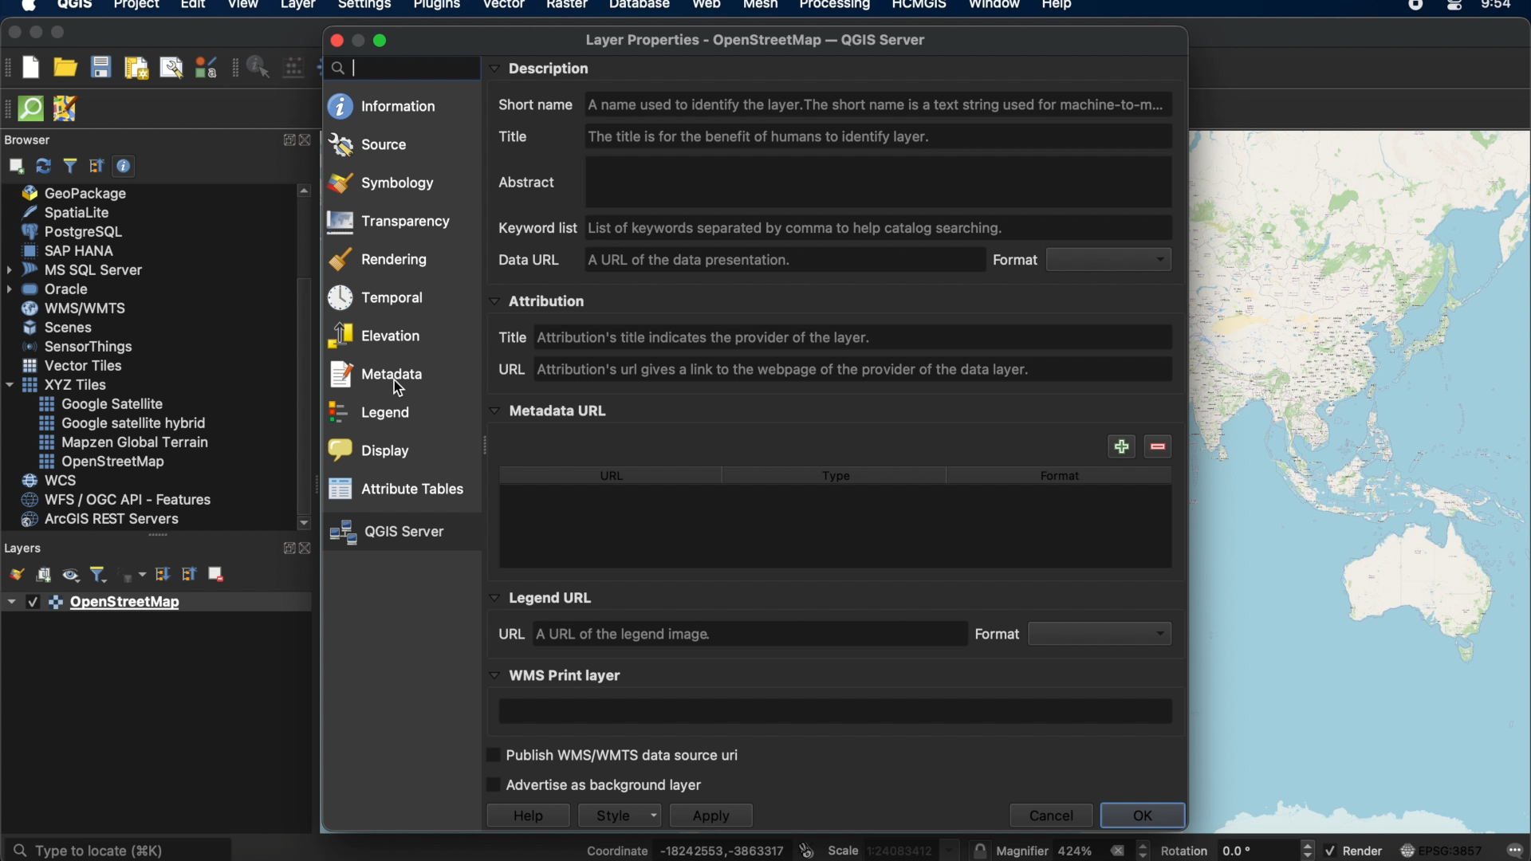 The height and width of the screenshot is (861, 1531). Describe the element at coordinates (79, 212) in the screenshot. I see `spatiallite` at that location.